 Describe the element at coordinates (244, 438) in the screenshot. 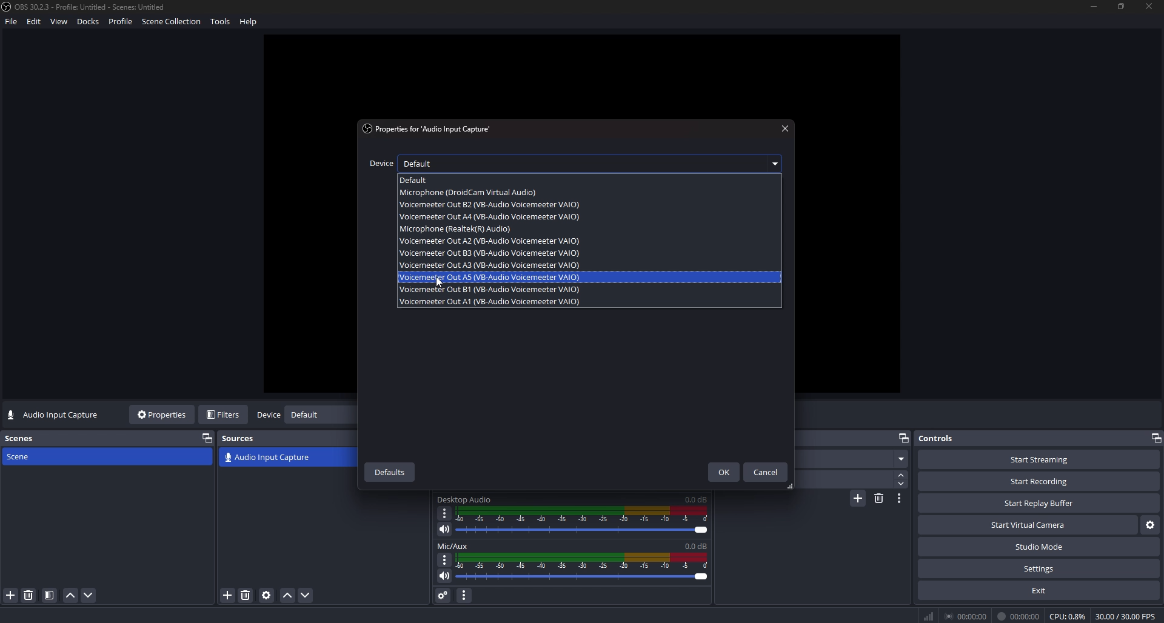

I see `sources` at that location.